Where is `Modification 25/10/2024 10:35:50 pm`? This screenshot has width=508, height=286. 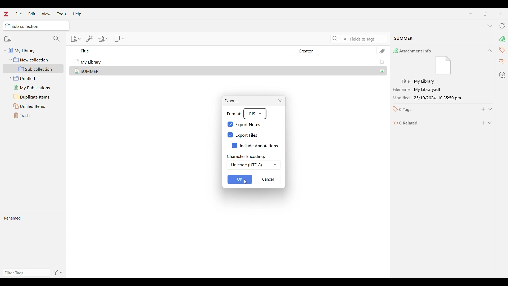 Modification 25/10/2024 10:35:50 pm is located at coordinates (433, 98).